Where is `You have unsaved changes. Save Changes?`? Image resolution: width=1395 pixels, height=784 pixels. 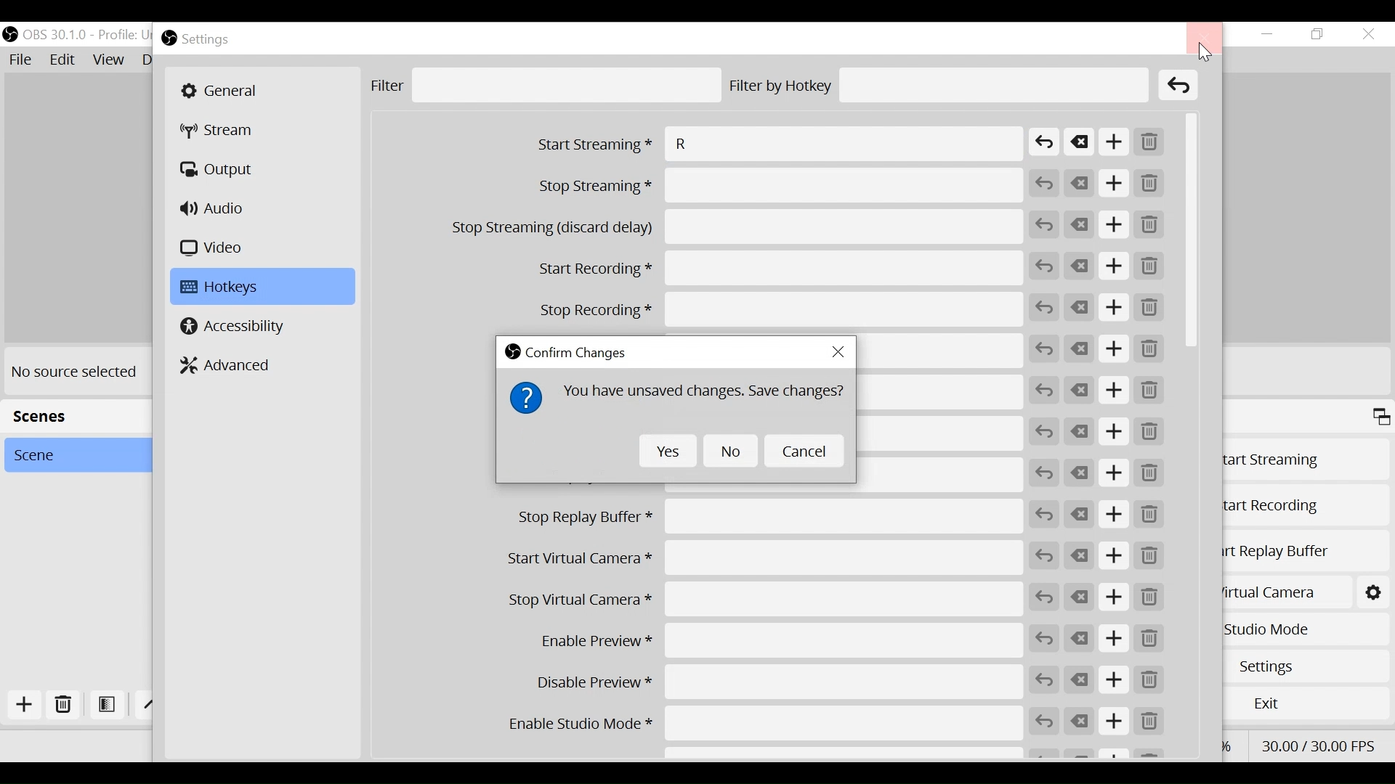 You have unsaved changes. Save Changes? is located at coordinates (676, 399).